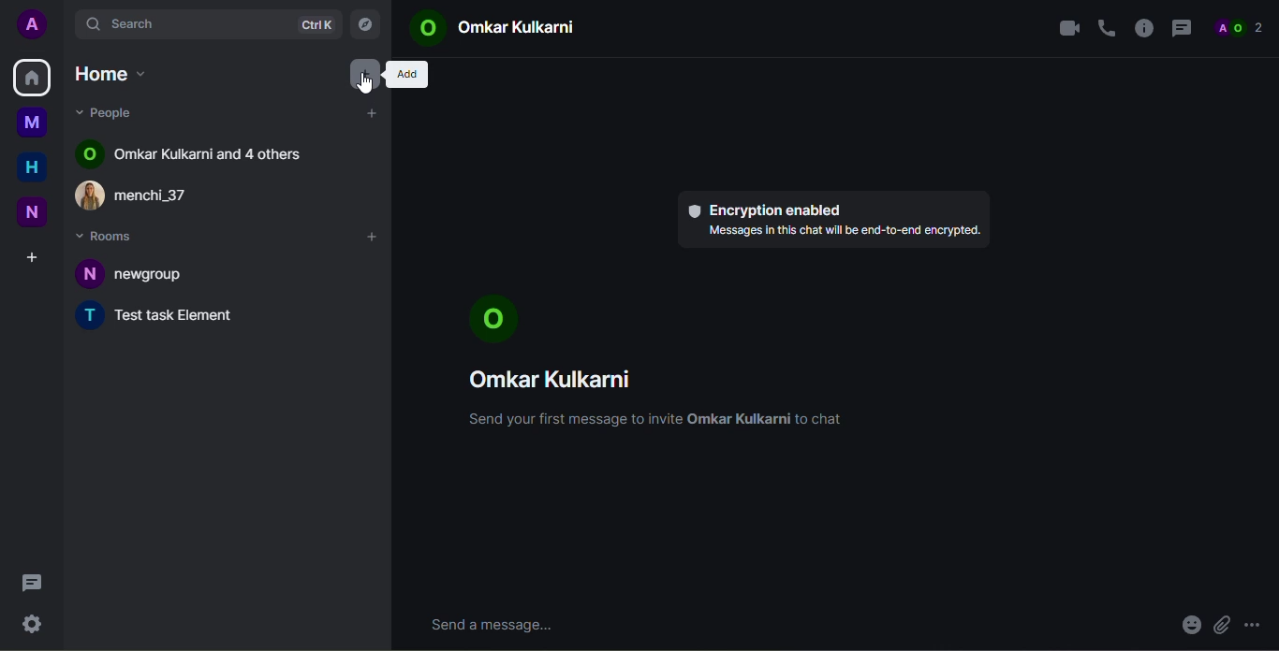 This screenshot has width=1279, height=651. I want to click on emoji, so click(1189, 627).